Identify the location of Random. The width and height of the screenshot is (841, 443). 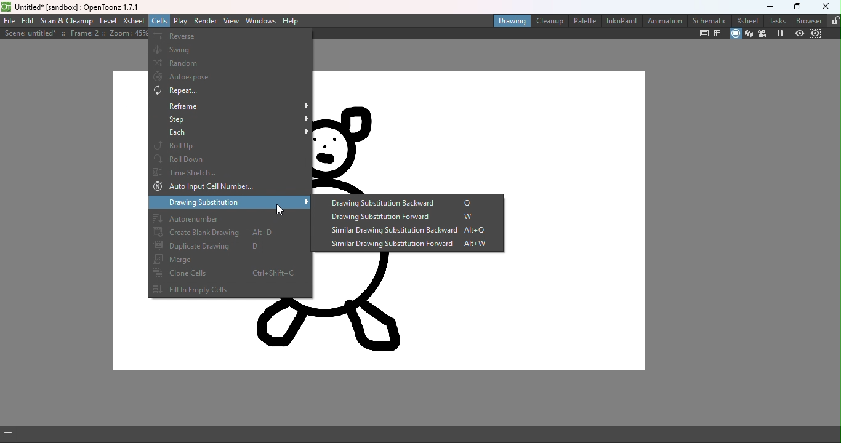
(230, 63).